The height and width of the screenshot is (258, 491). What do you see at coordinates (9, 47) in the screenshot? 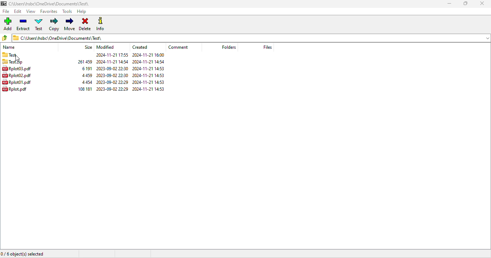
I see `name` at bounding box center [9, 47].